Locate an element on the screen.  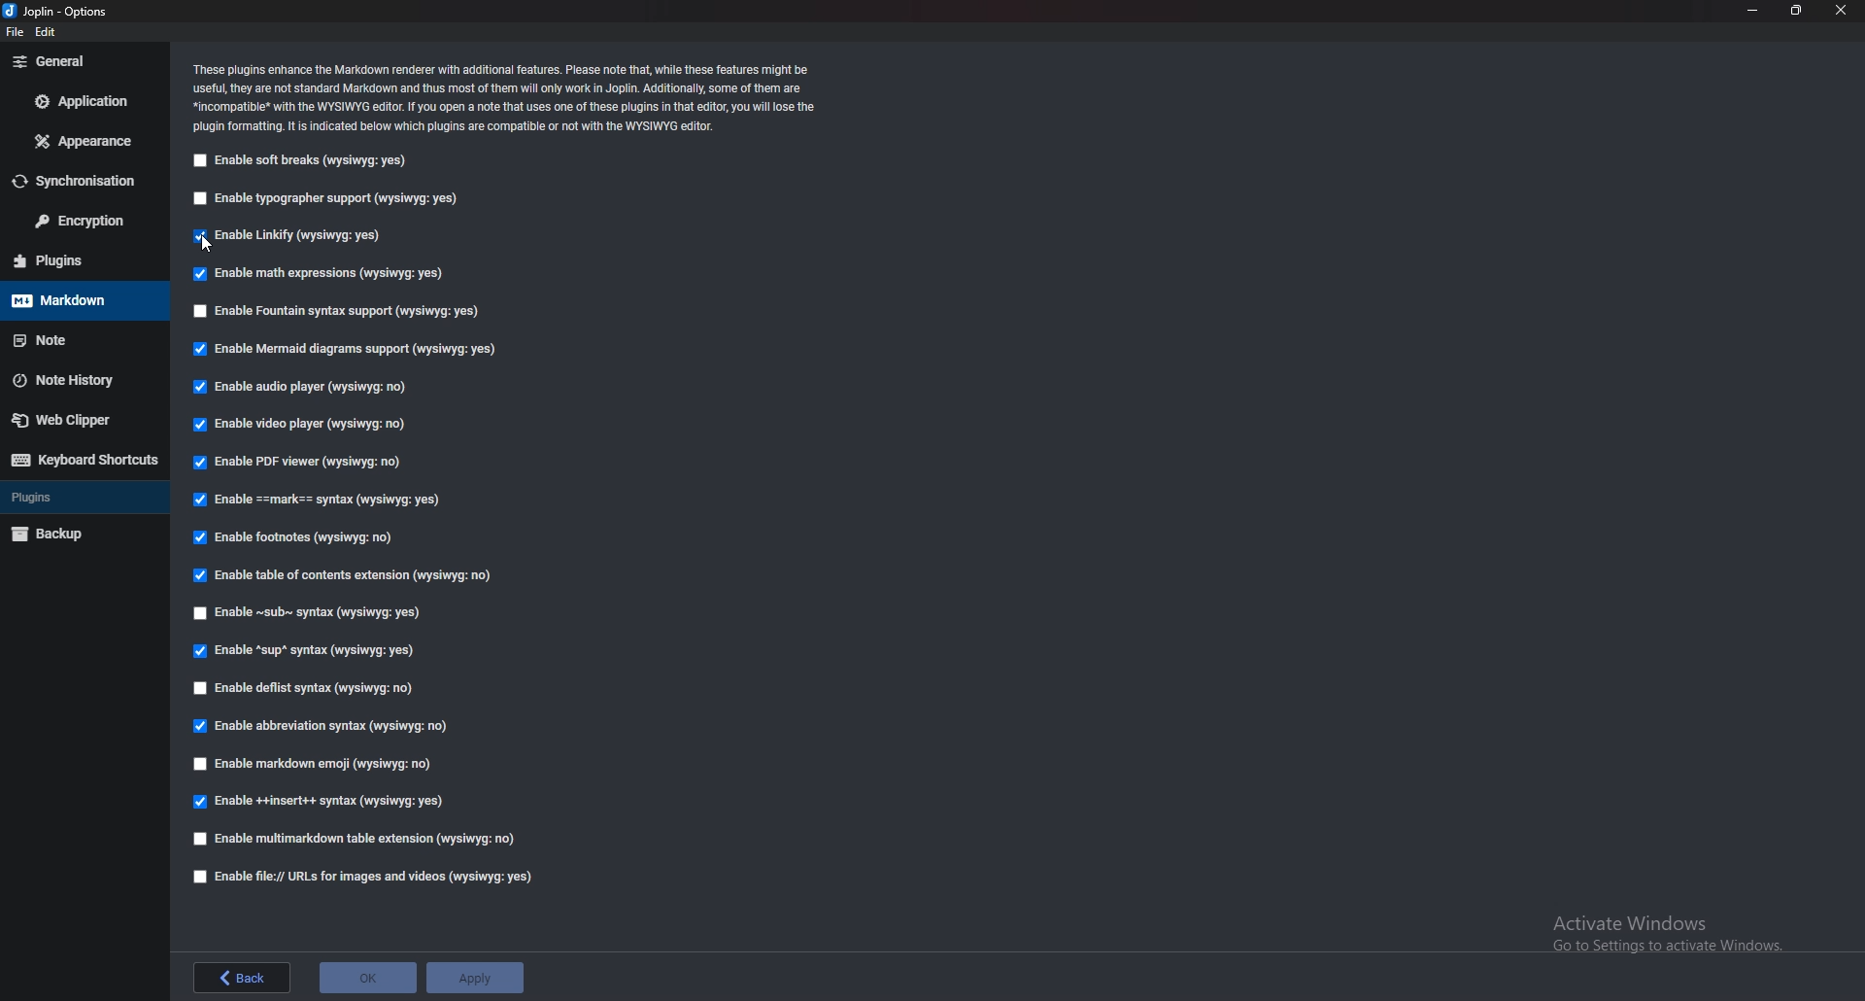
enable math expressions is located at coordinates (322, 273).